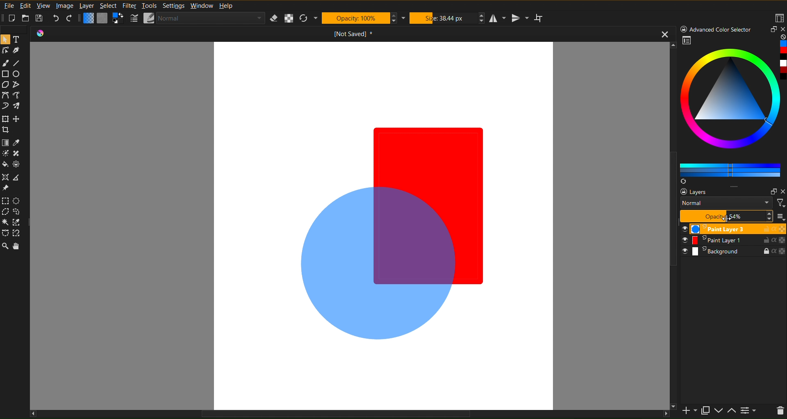 The width and height of the screenshot is (787, 419). Describe the element at coordinates (522, 18) in the screenshot. I see `Vertical Mirror` at that location.